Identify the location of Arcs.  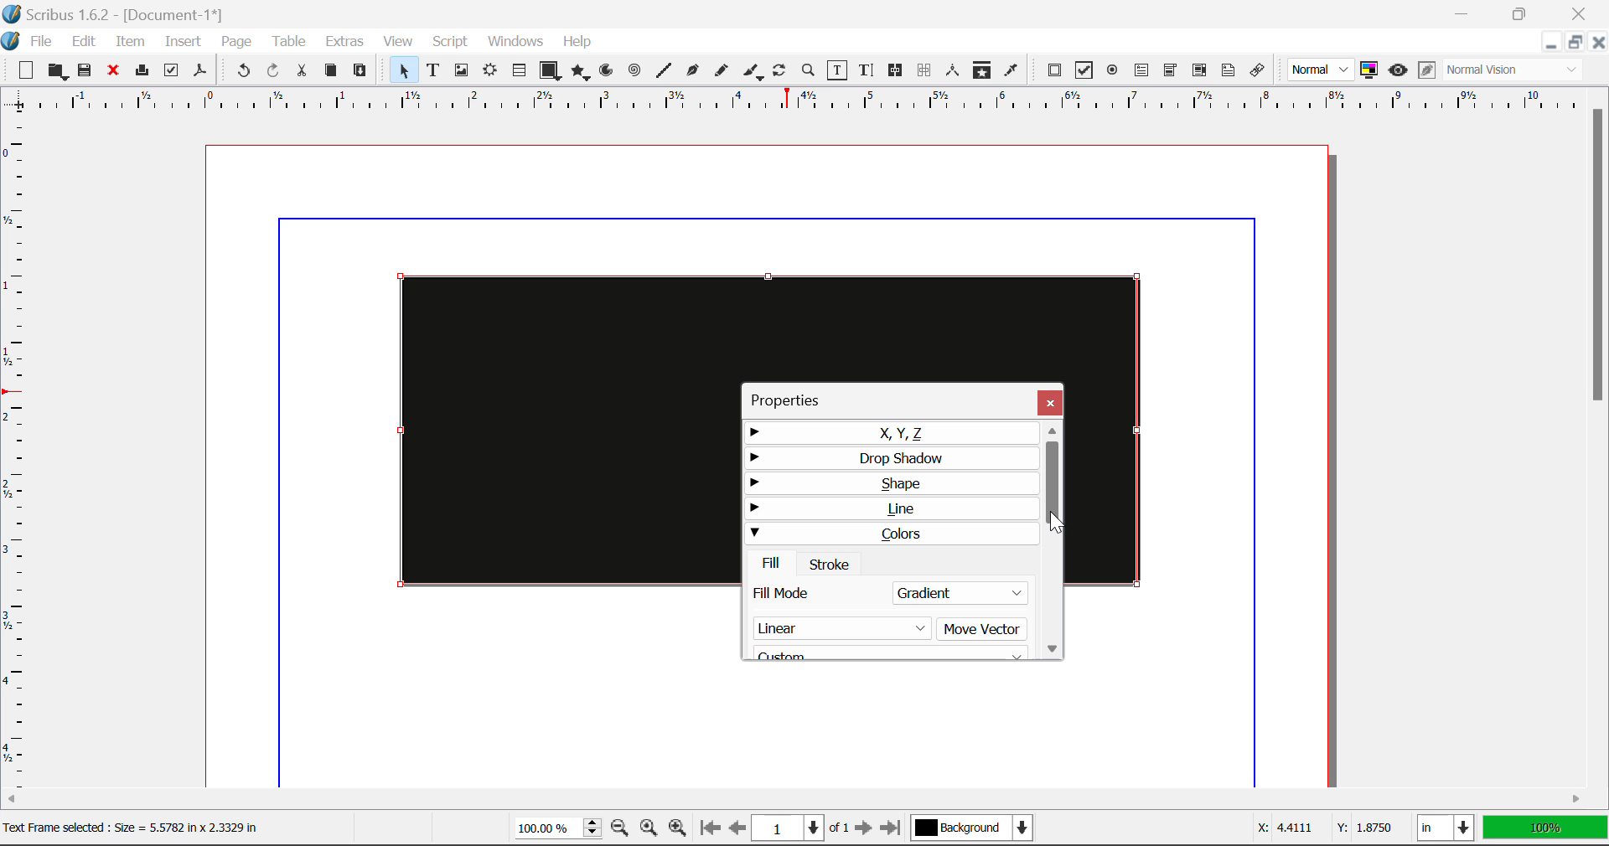
(608, 75).